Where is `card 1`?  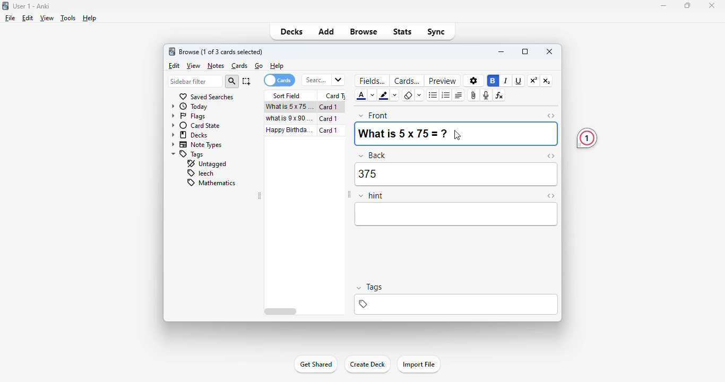 card 1 is located at coordinates (329, 131).